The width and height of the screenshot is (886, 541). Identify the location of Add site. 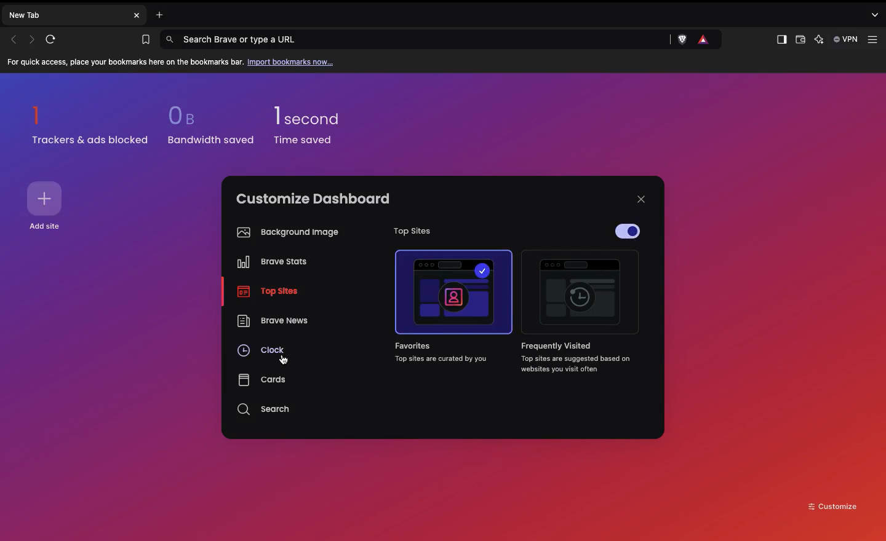
(47, 199).